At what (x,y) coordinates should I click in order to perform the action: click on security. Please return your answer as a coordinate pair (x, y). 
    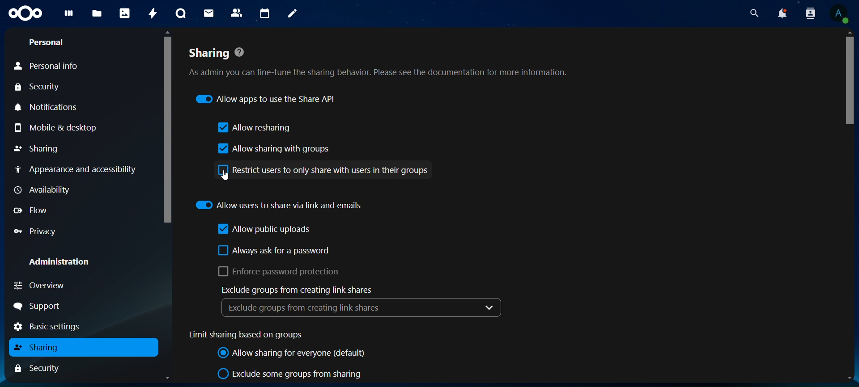
    Looking at the image, I should click on (46, 87).